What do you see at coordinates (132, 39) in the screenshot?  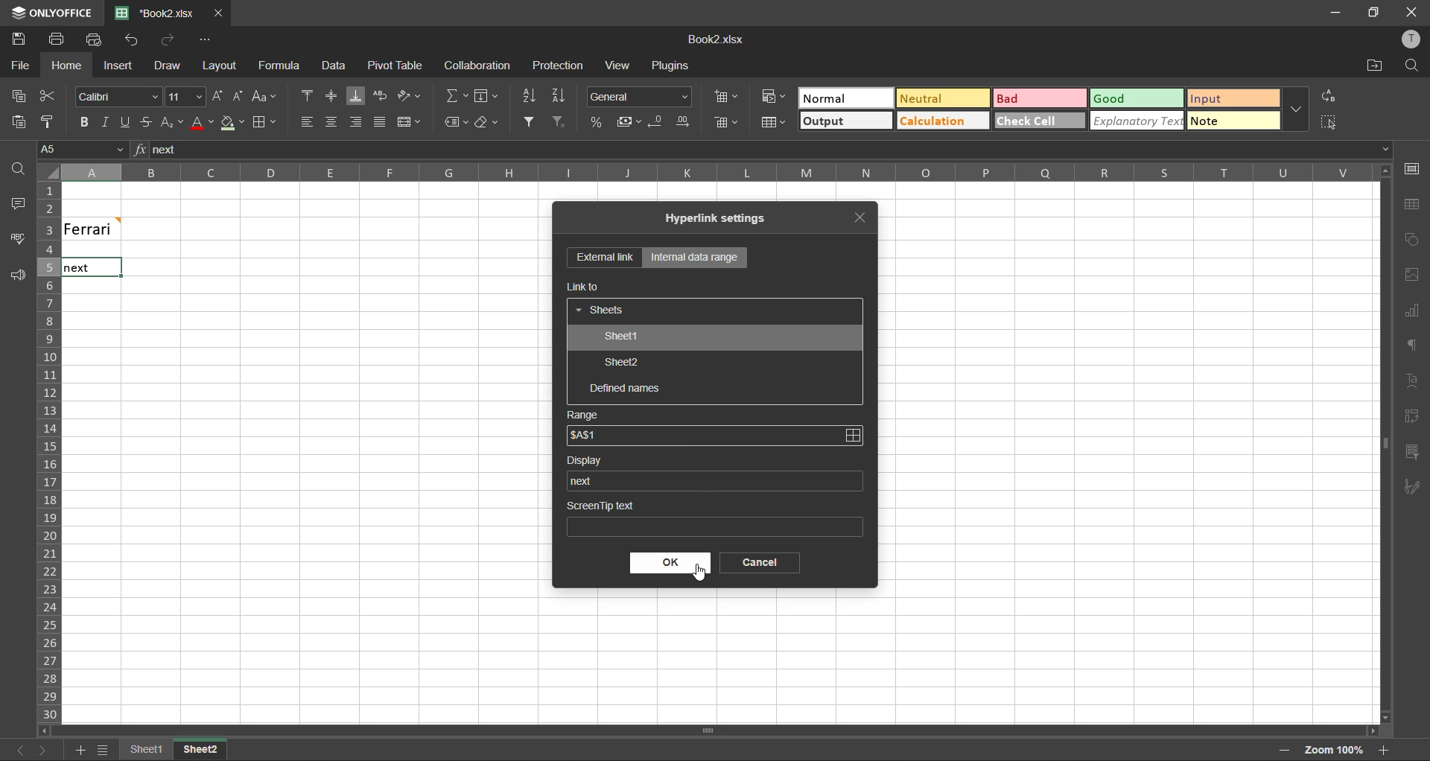 I see `undo` at bounding box center [132, 39].